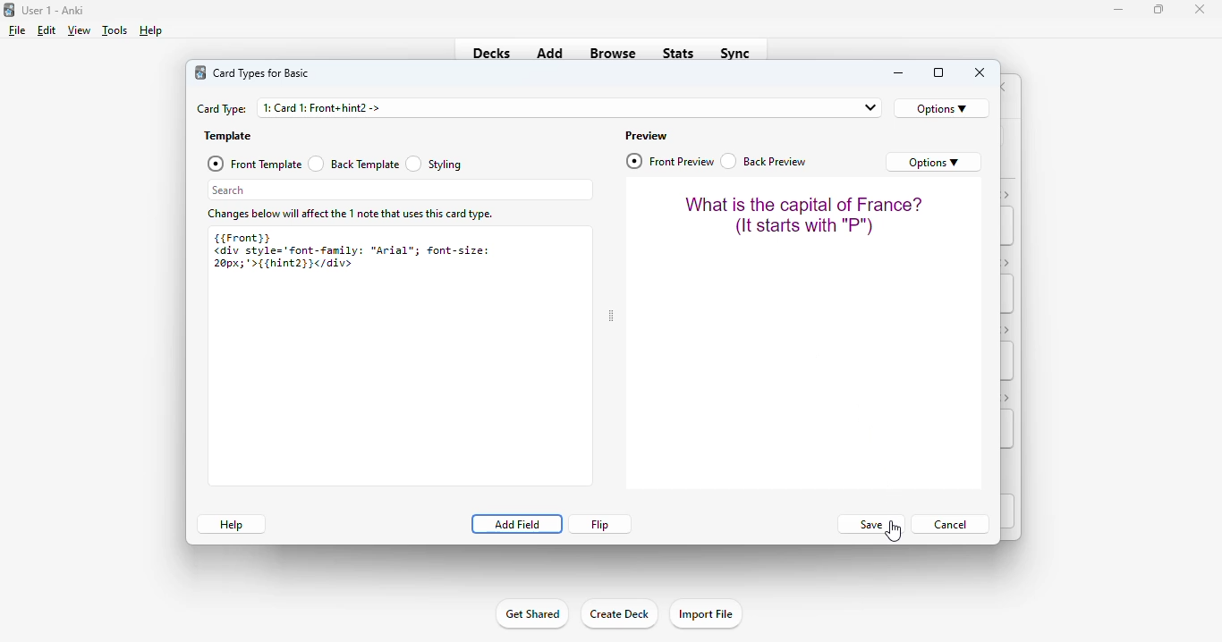  Describe the element at coordinates (942, 108) in the screenshot. I see `options` at that location.